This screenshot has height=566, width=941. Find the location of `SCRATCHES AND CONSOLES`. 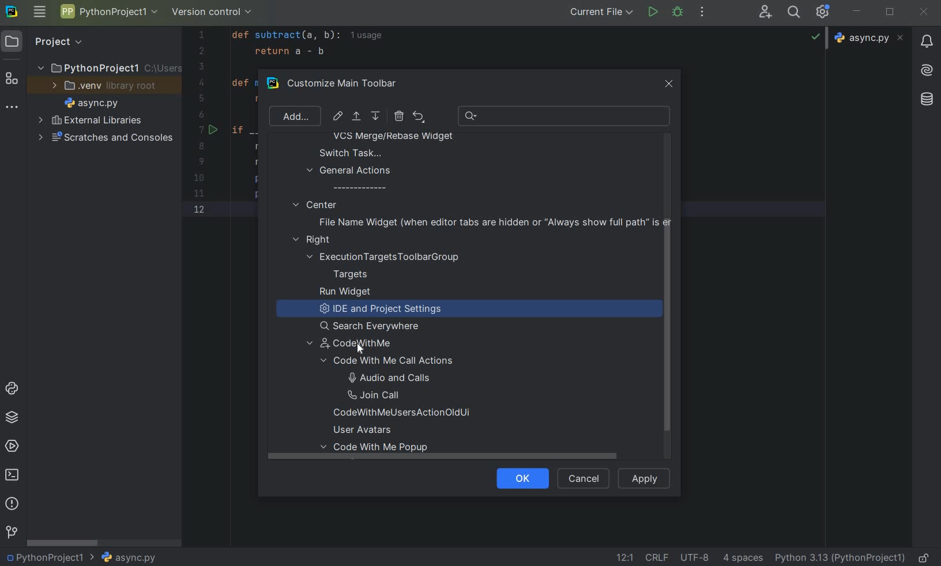

SCRATCHES AND CONSOLES is located at coordinates (106, 138).